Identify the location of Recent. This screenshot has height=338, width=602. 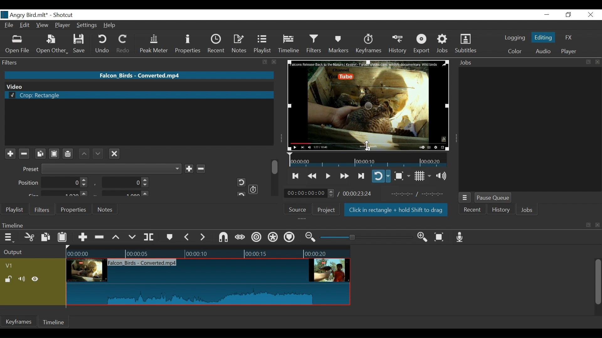
(218, 44).